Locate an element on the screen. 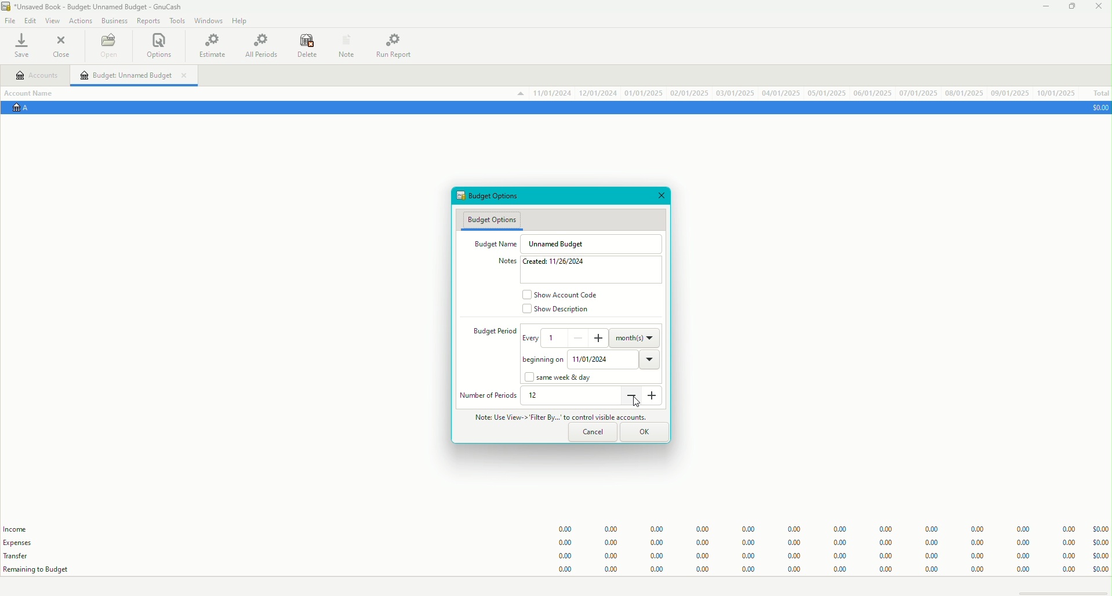  Windows is located at coordinates (208, 22).